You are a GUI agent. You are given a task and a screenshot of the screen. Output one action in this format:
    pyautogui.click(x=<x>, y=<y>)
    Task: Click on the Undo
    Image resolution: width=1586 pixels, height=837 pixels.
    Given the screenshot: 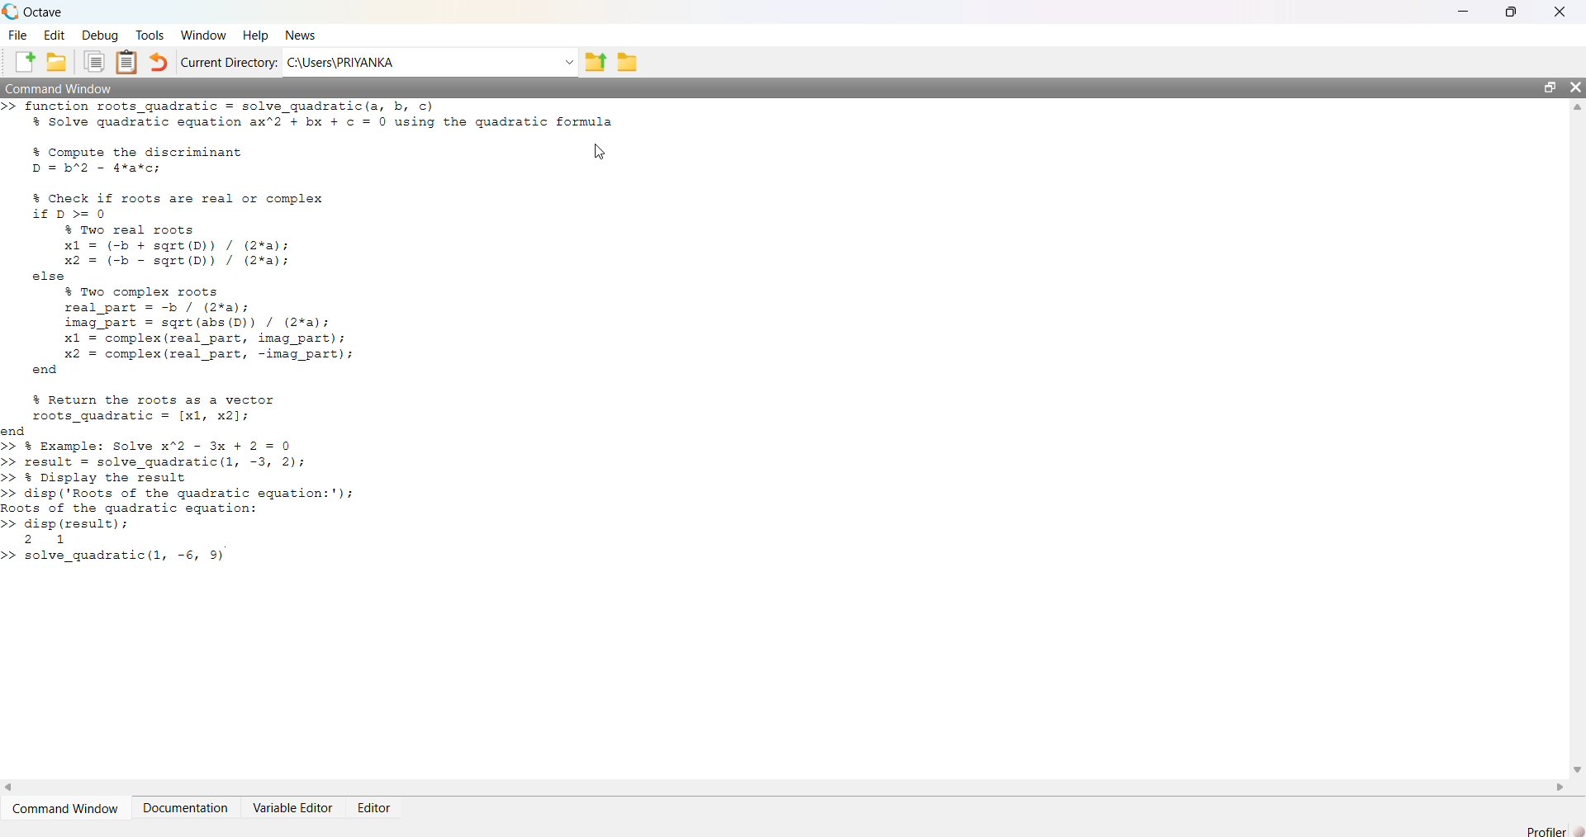 What is the action you would take?
    pyautogui.click(x=159, y=63)
    